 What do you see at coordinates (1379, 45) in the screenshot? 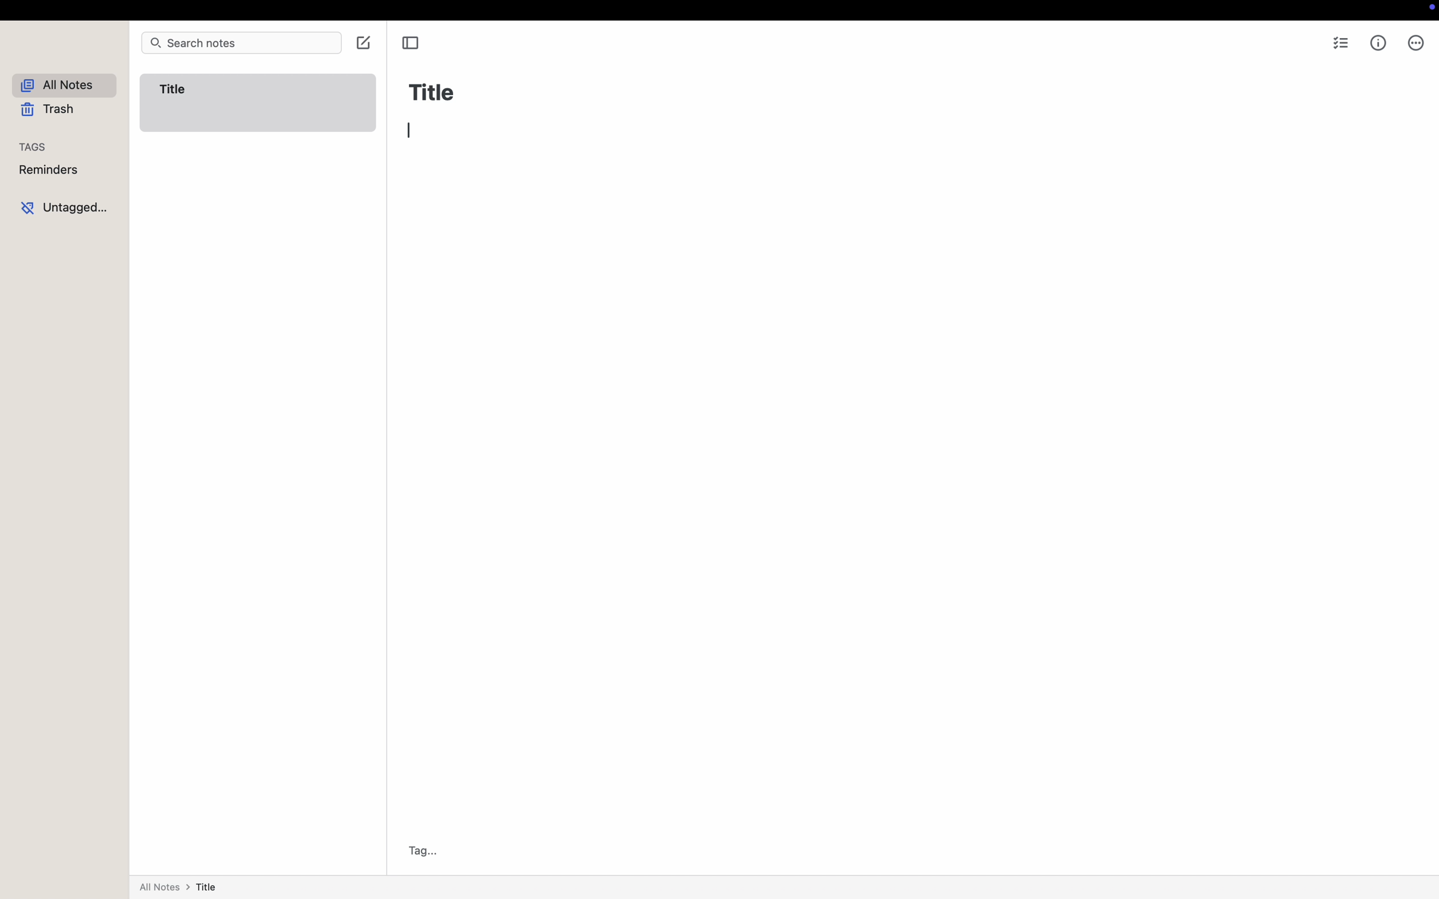
I see `metrics` at bounding box center [1379, 45].